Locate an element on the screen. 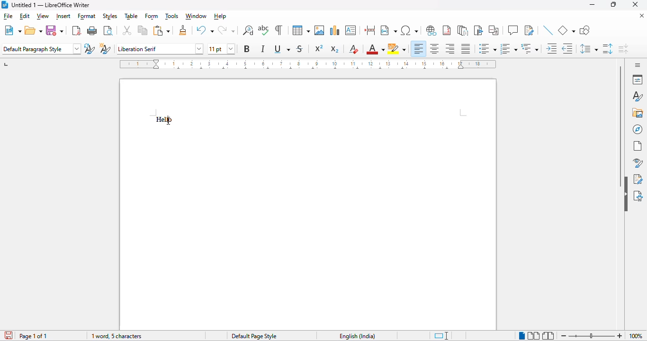 Image resolution: width=647 pixels, height=341 pixels. single-page view is located at coordinates (522, 336).